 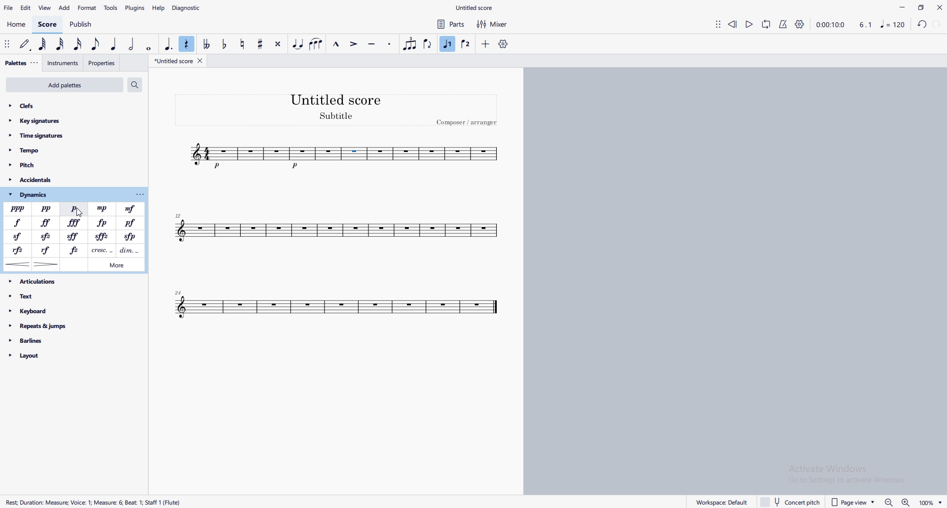 What do you see at coordinates (42, 44) in the screenshot?
I see `64th note` at bounding box center [42, 44].